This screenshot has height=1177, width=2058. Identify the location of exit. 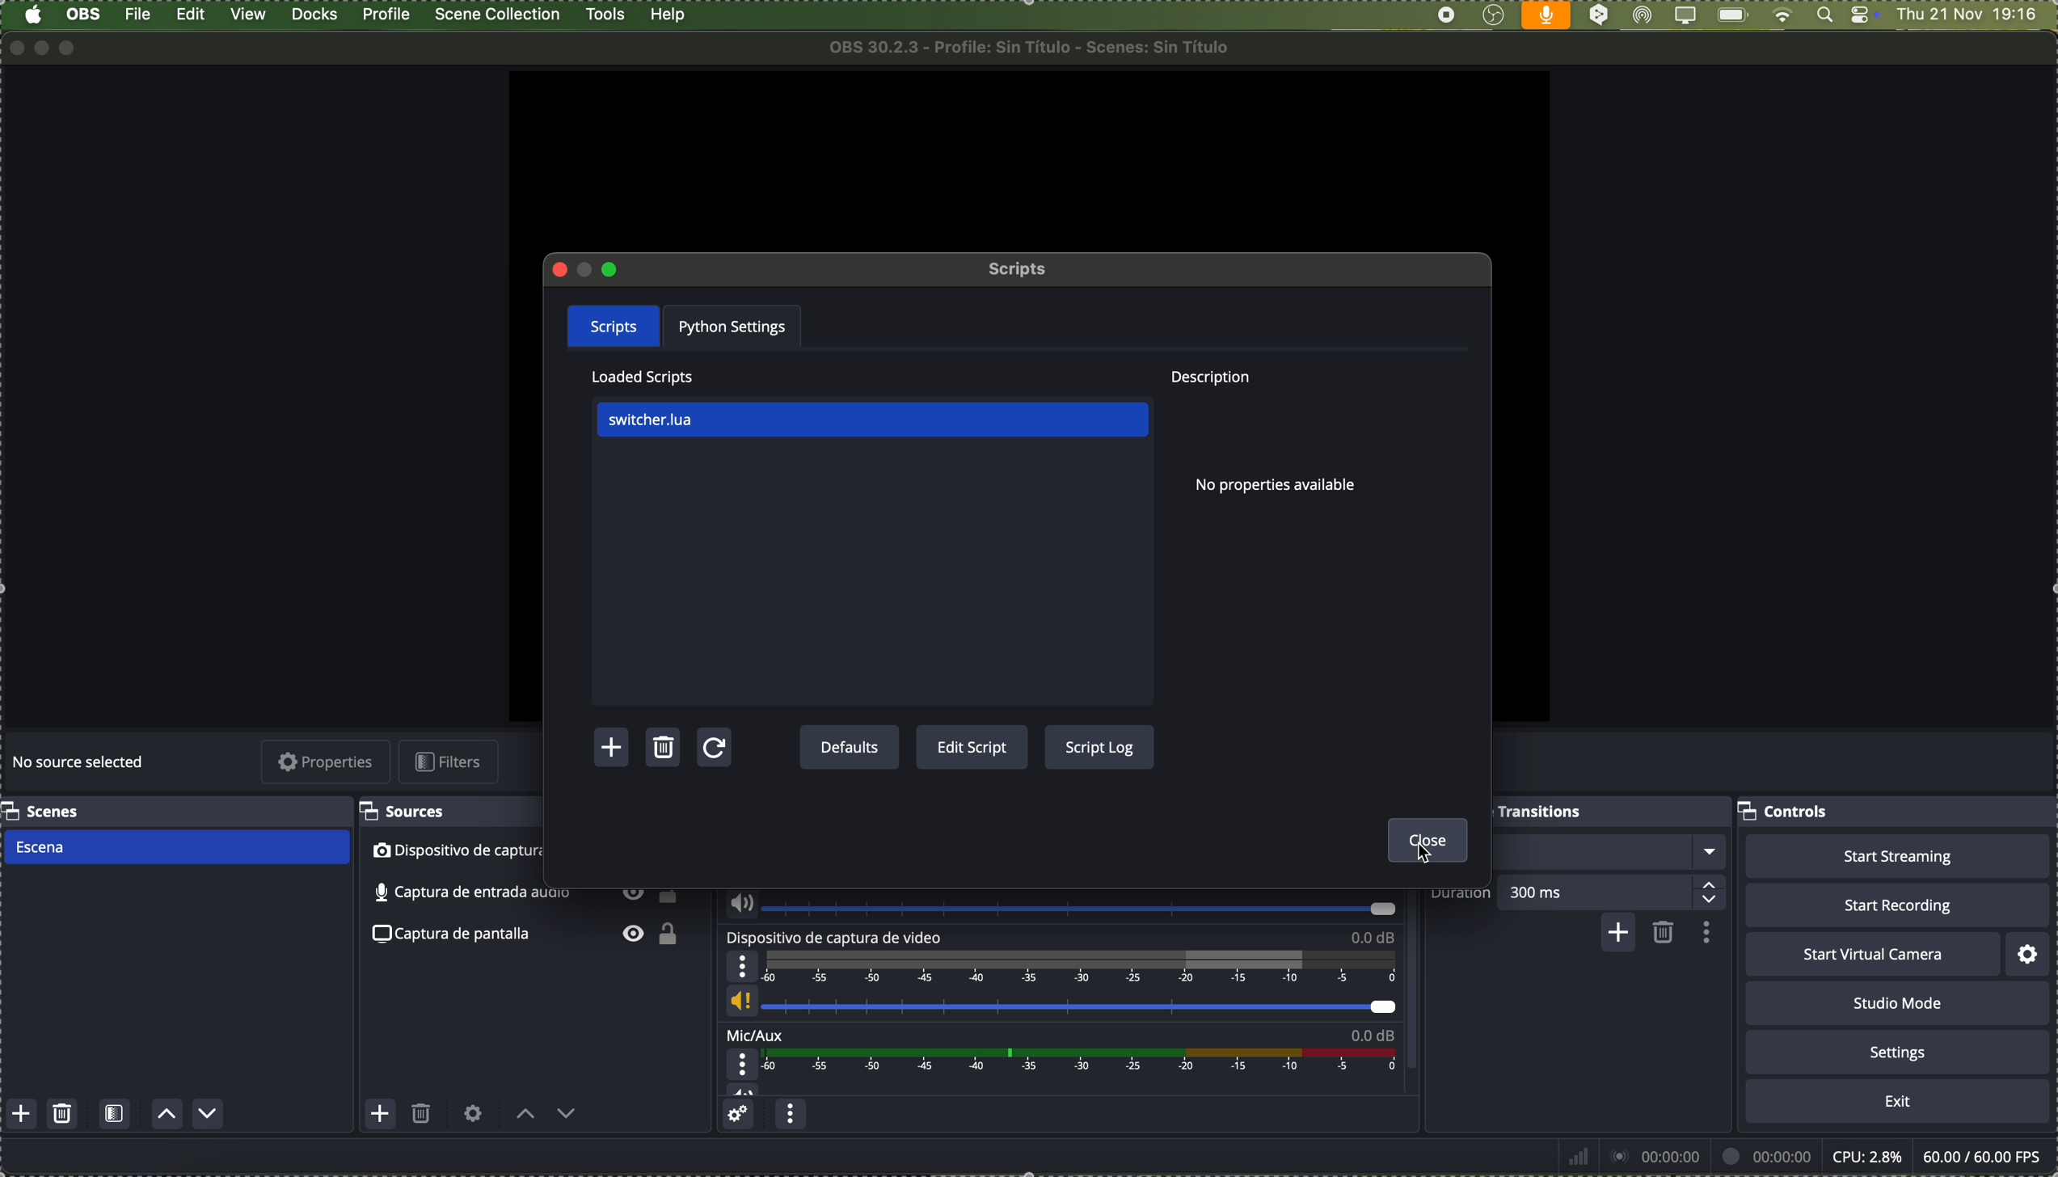
(1898, 1102).